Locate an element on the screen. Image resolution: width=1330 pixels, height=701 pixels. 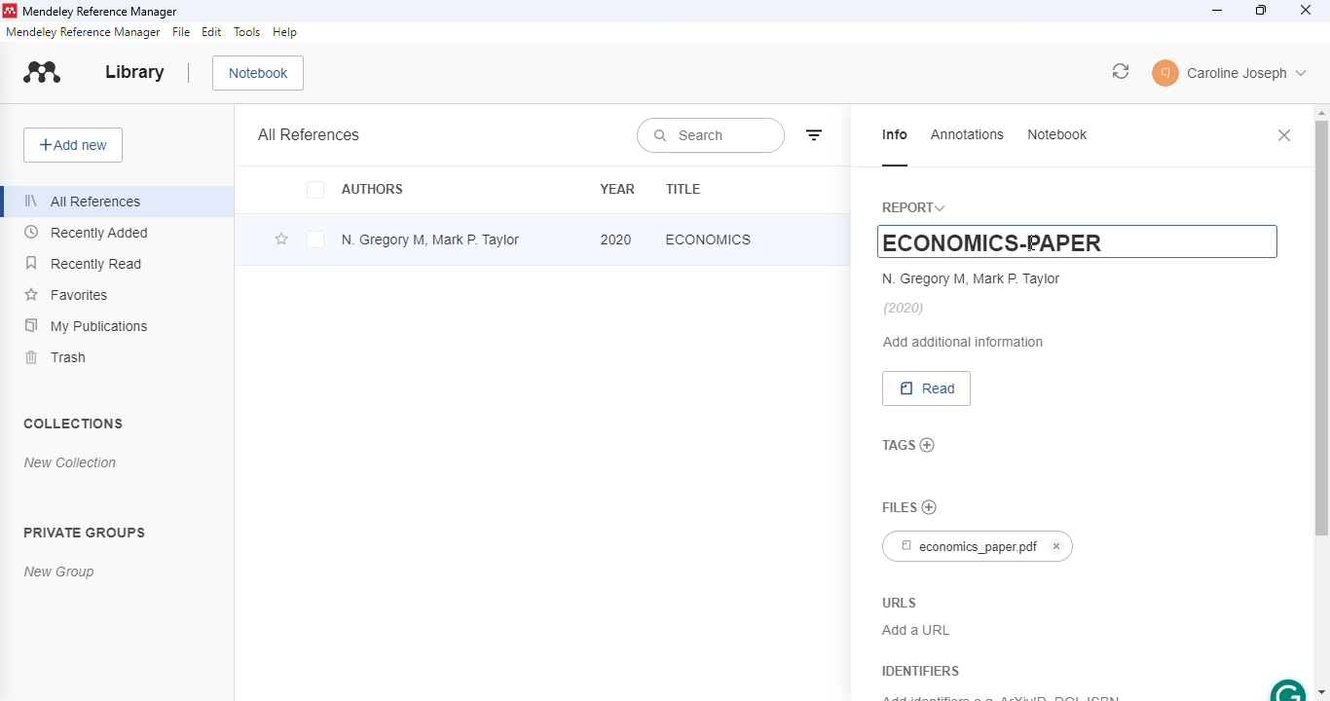
select is located at coordinates (315, 240).